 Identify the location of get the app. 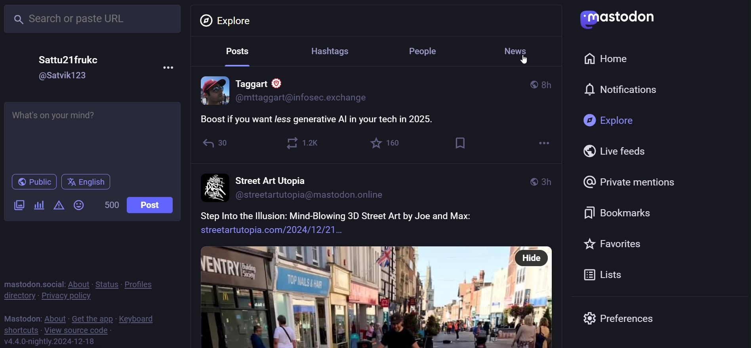
(92, 318).